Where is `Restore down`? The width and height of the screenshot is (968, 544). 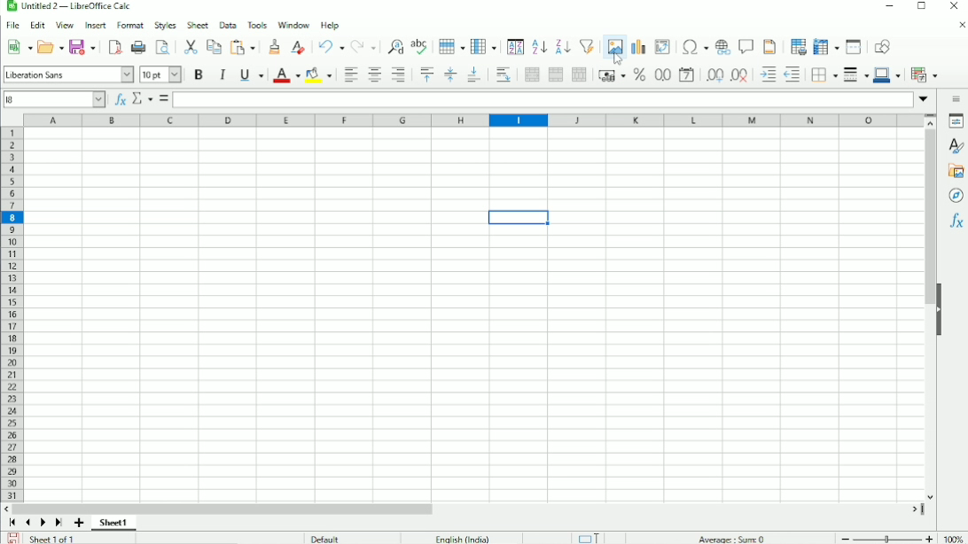 Restore down is located at coordinates (921, 7).